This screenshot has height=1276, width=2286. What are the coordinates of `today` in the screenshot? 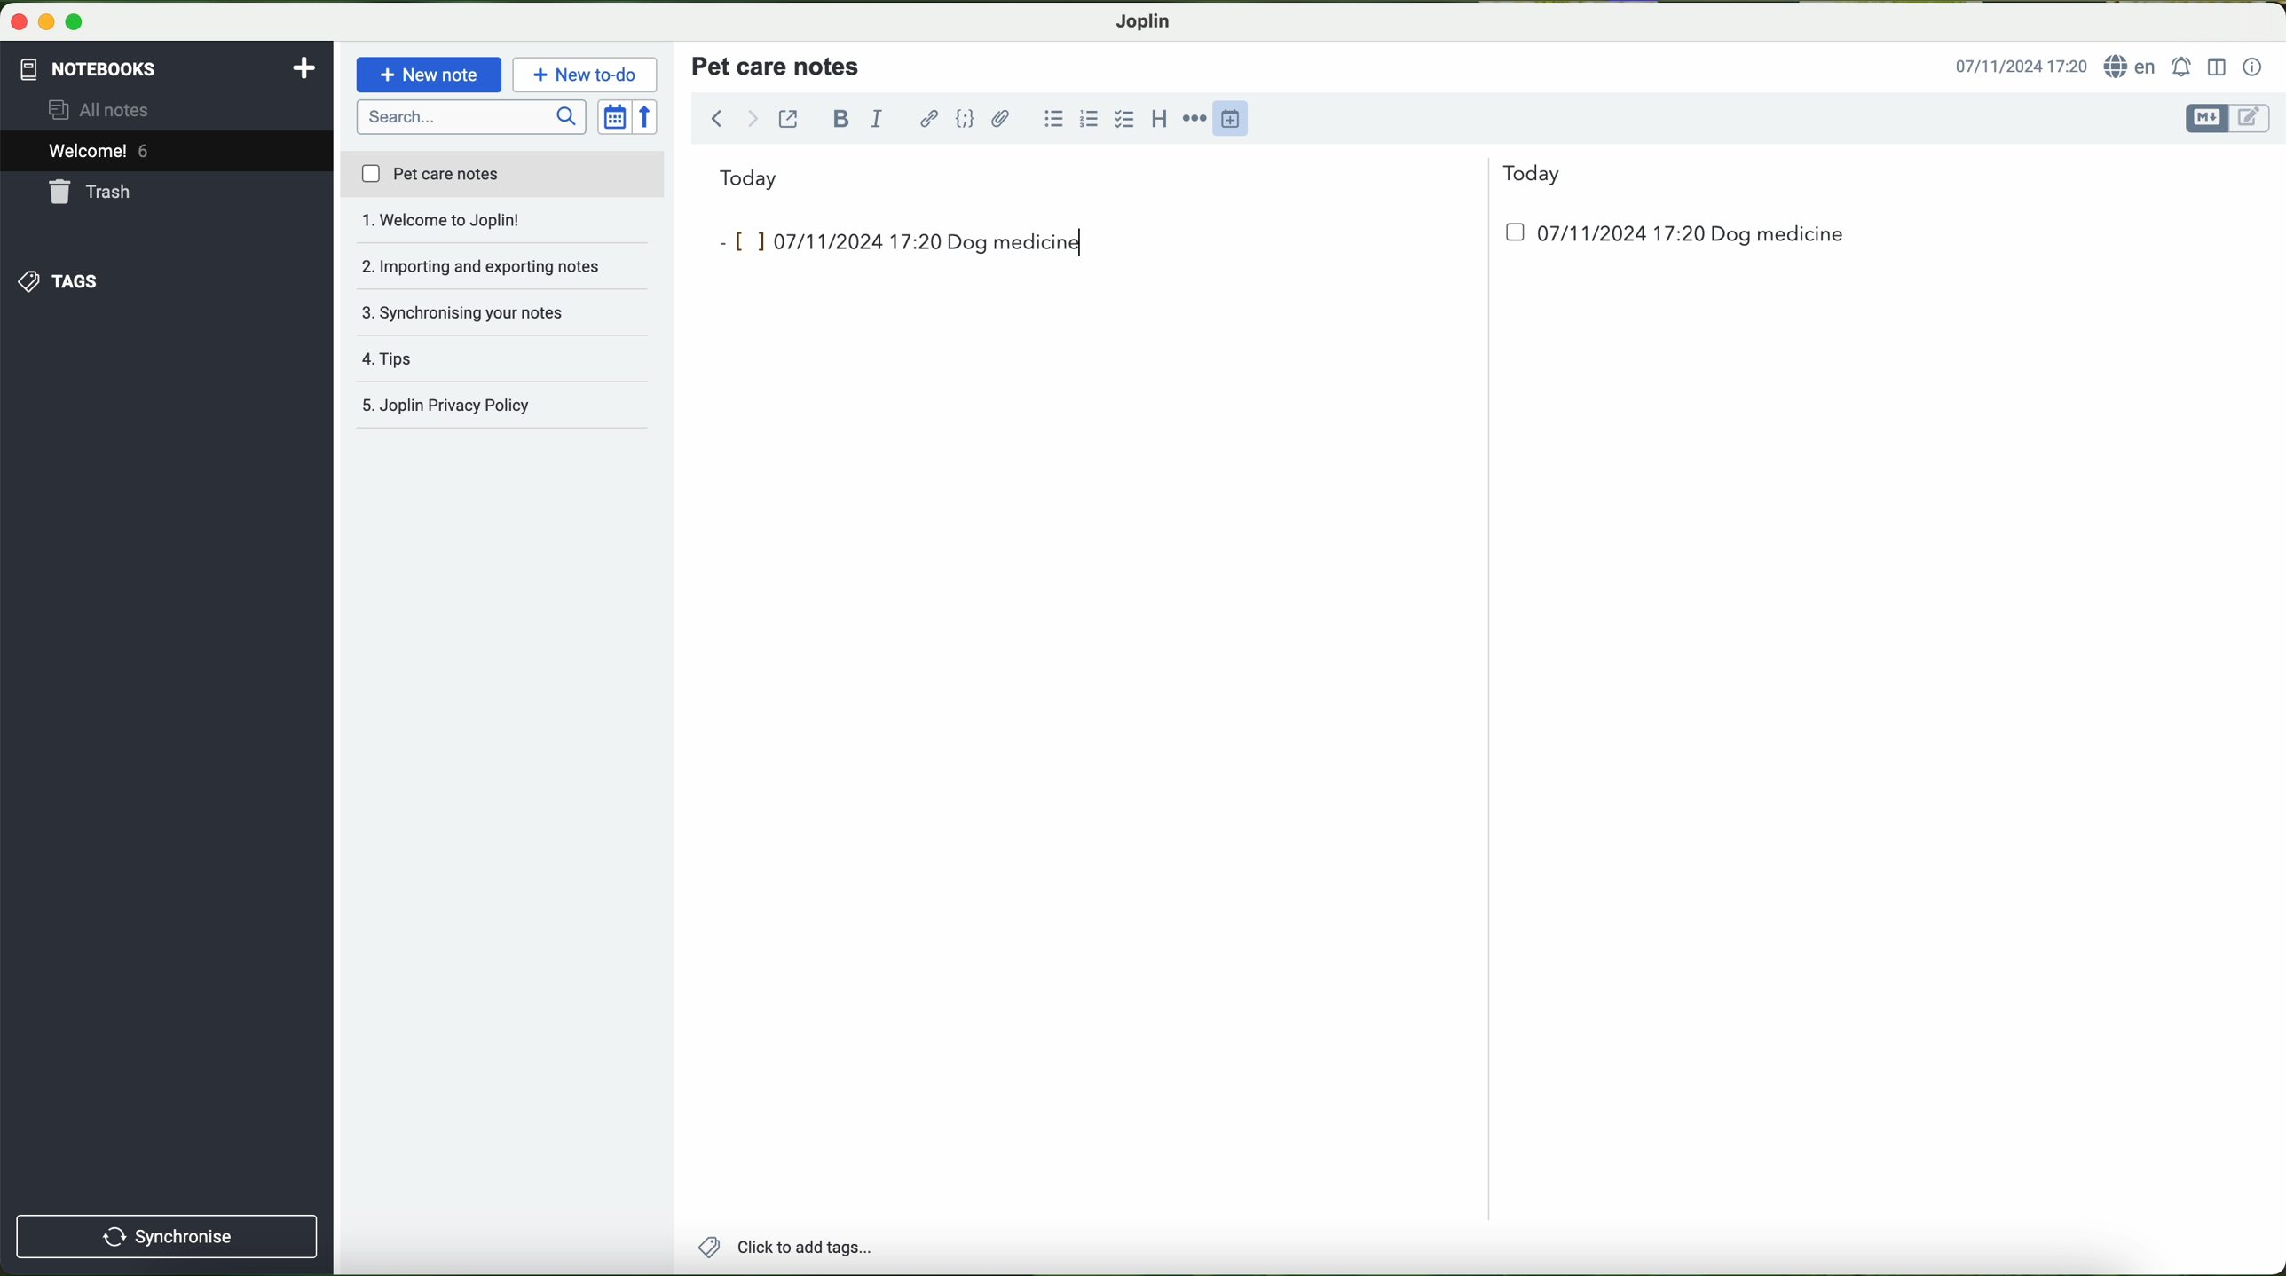 It's located at (1140, 176).